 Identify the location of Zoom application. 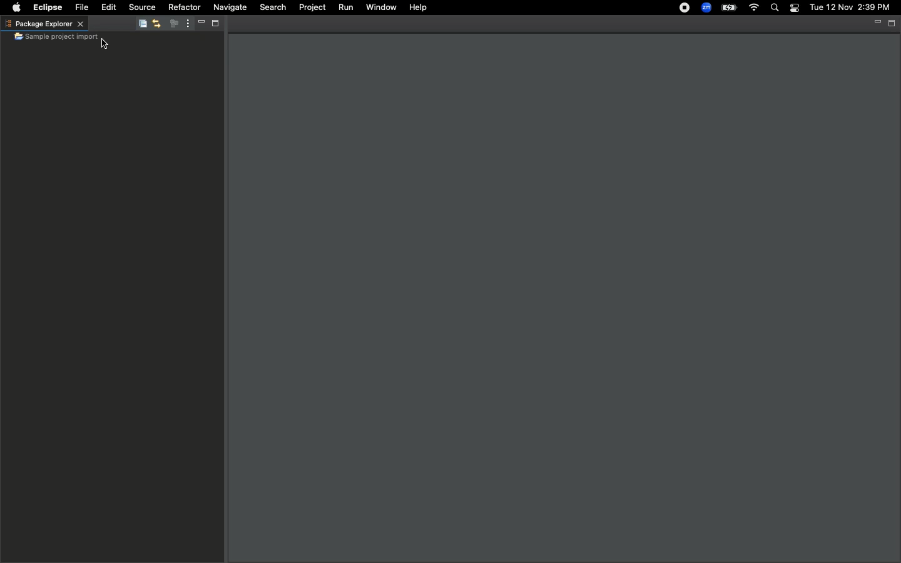
(708, 11).